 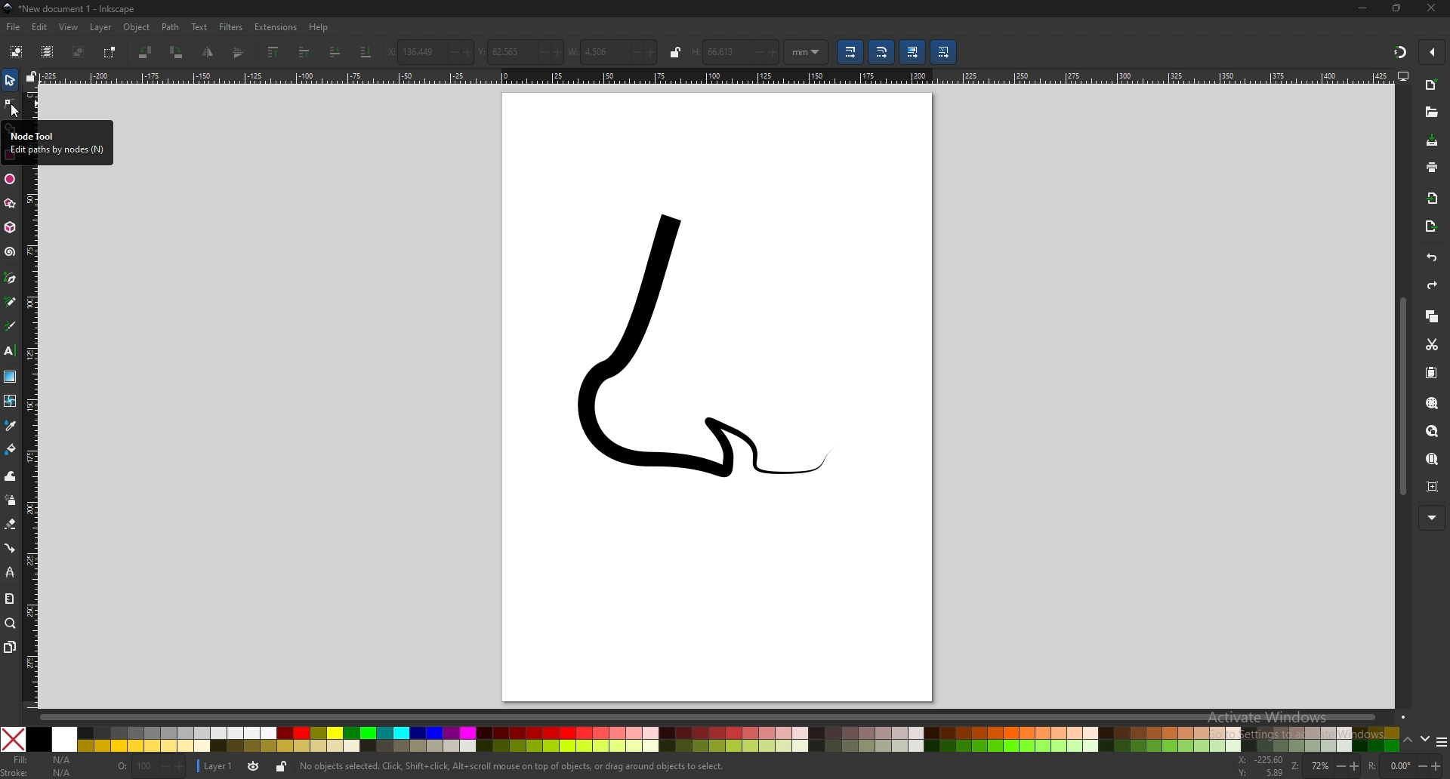 What do you see at coordinates (1425, 740) in the screenshot?
I see `down` at bounding box center [1425, 740].